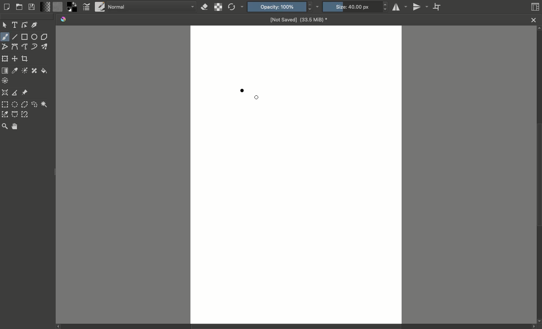 Image resolution: width=542 pixels, height=329 pixels. What do you see at coordinates (6, 80) in the screenshot?
I see `Enclose and fill tool` at bounding box center [6, 80].